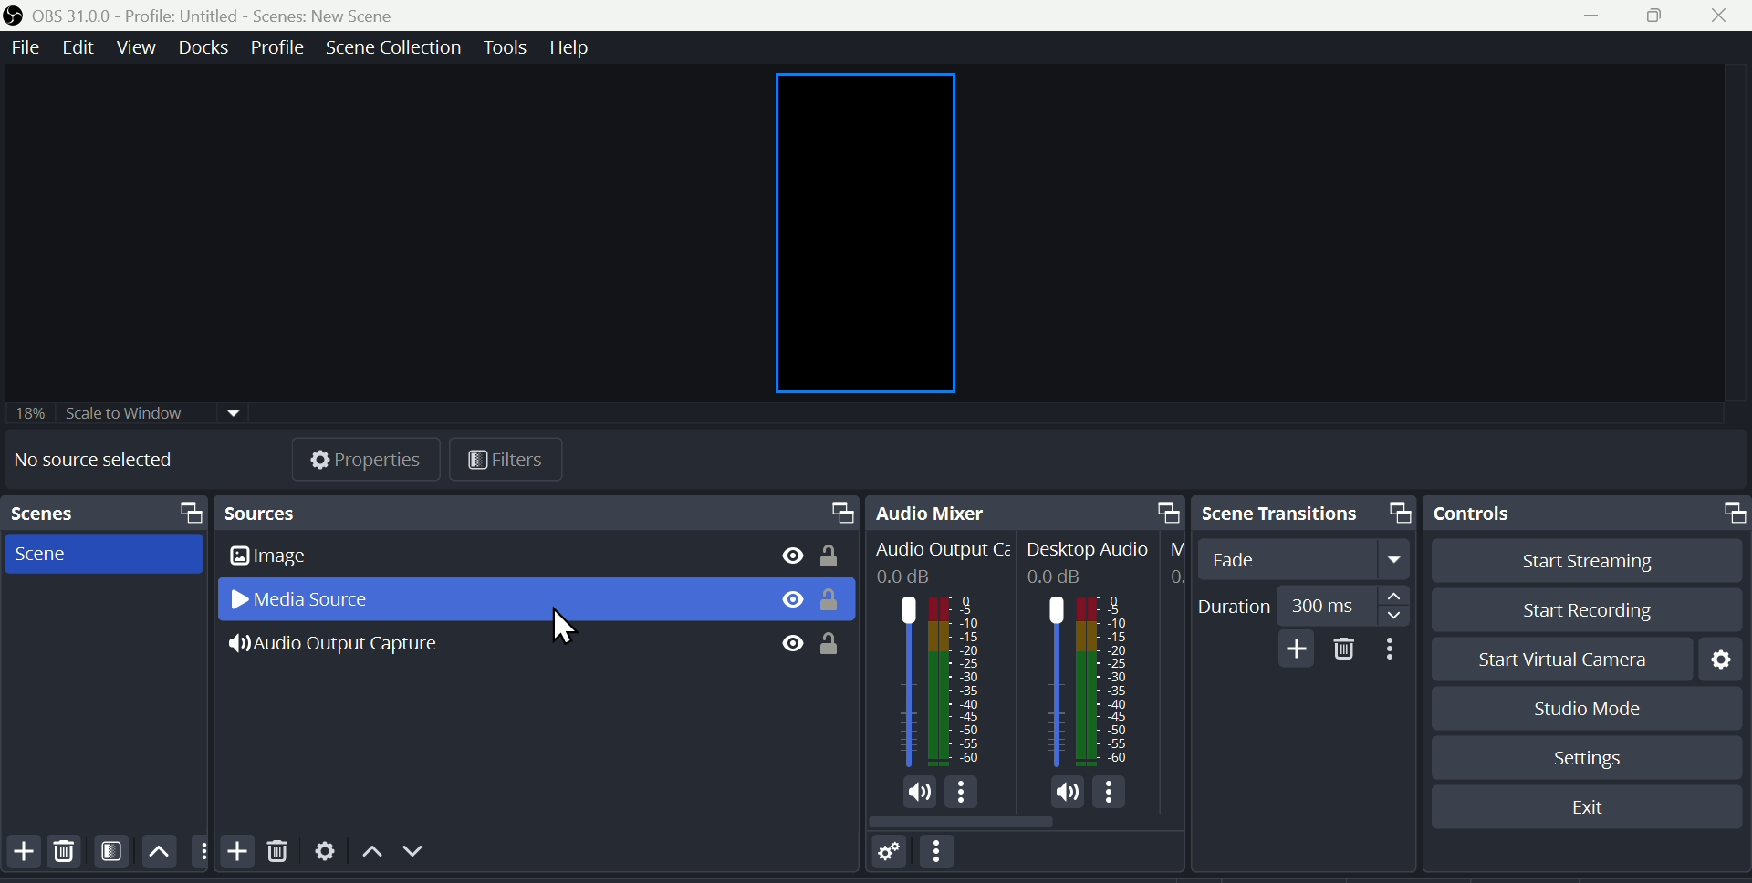  I want to click on Lock unlock, so click(836, 603).